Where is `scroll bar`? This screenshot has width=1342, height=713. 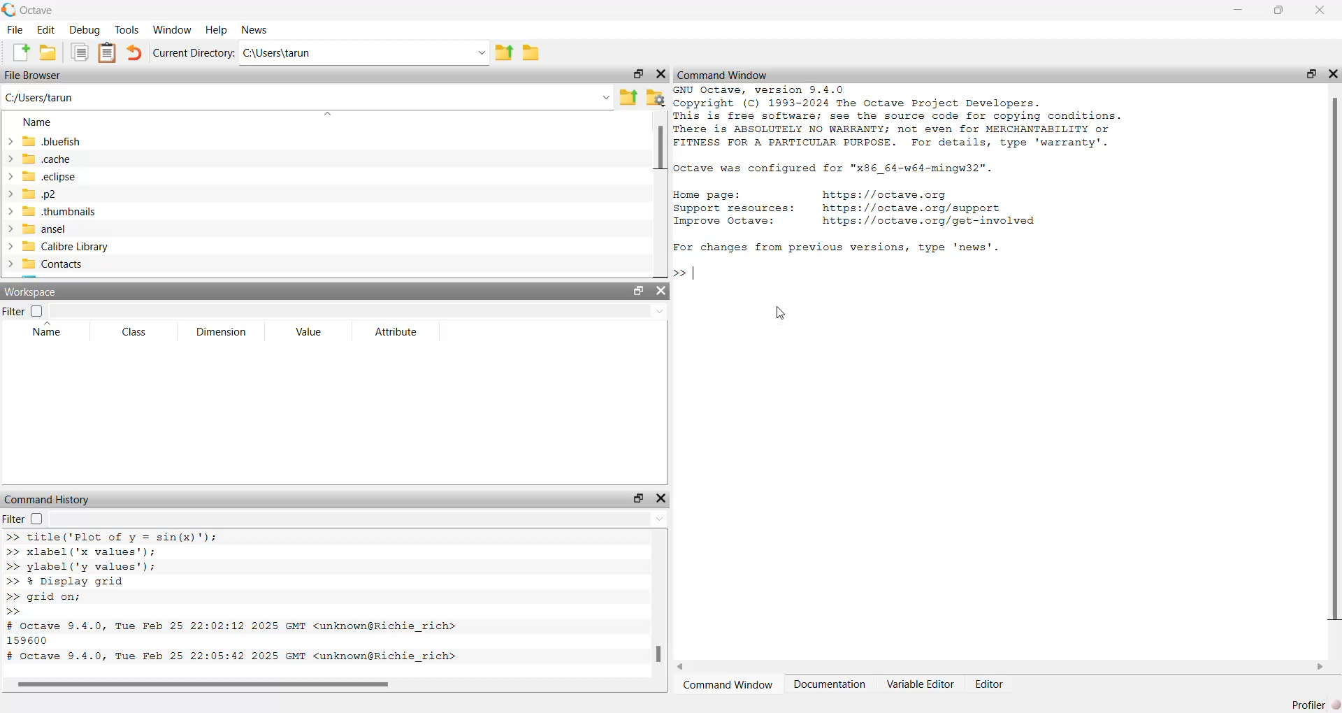 scroll bar is located at coordinates (660, 652).